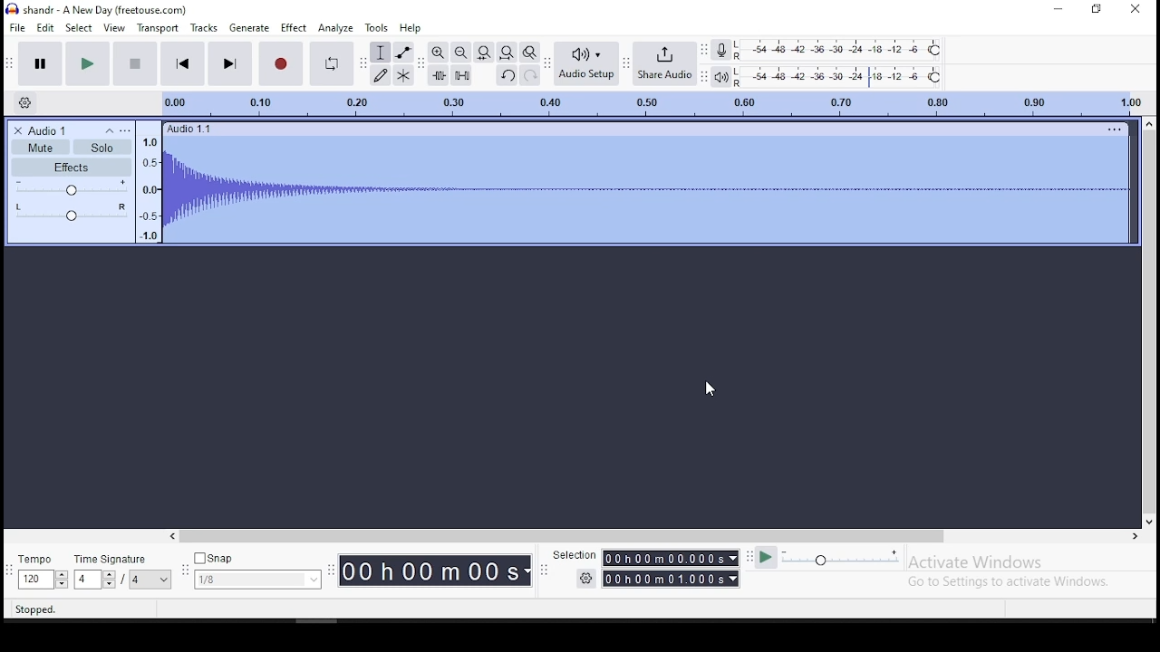 The height and width of the screenshot is (652, 1160). Describe the element at coordinates (110, 129) in the screenshot. I see `collapse` at that location.